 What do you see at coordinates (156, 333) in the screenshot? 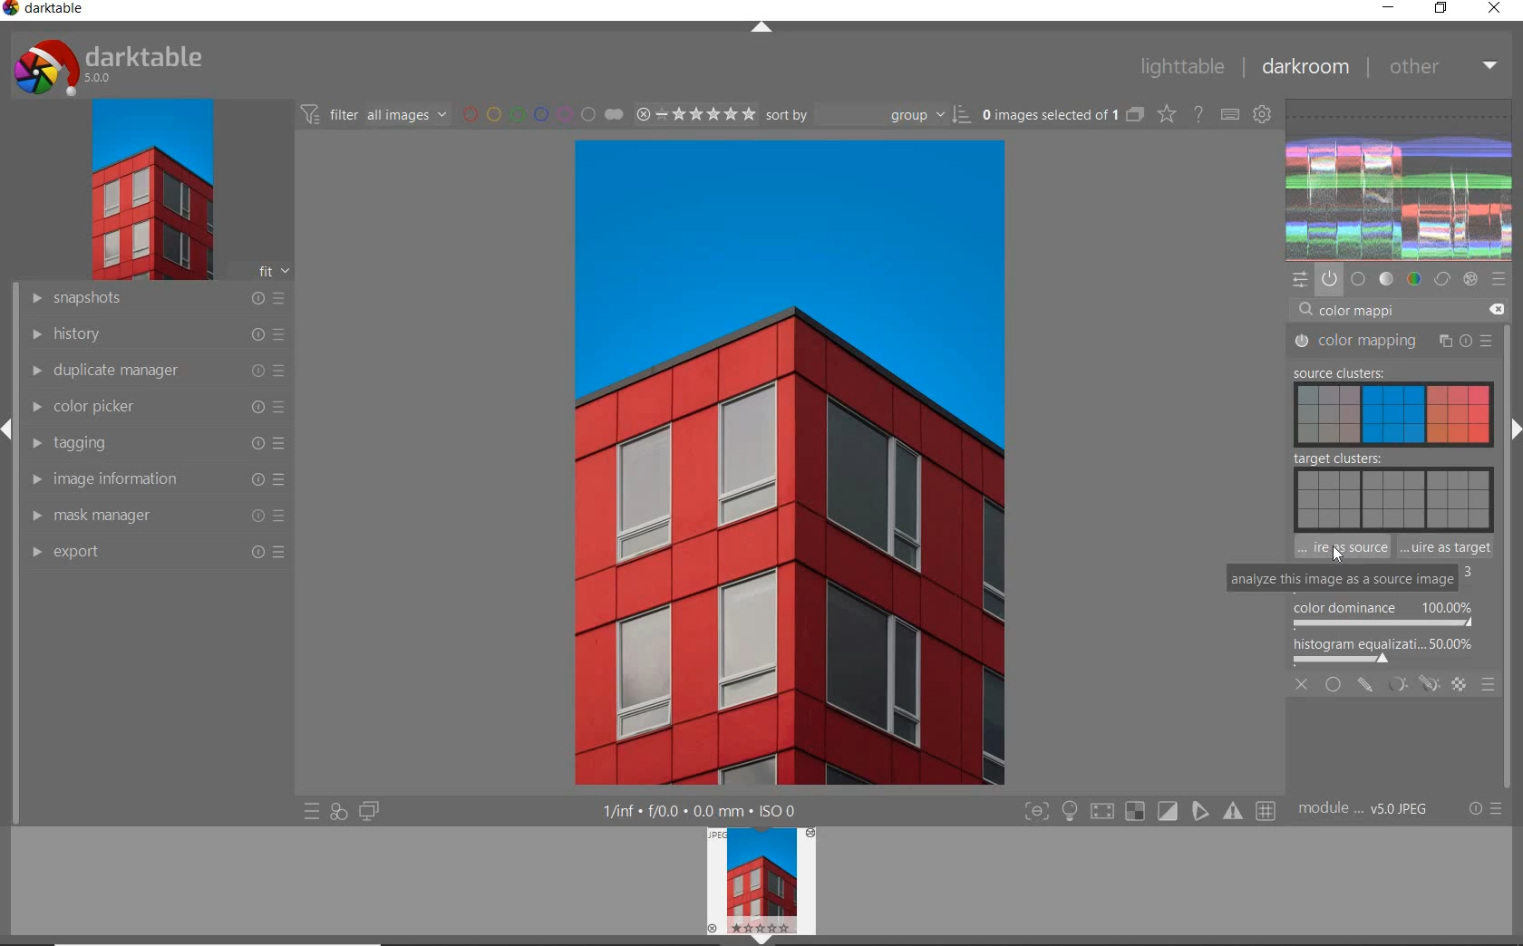
I see `history` at bounding box center [156, 333].